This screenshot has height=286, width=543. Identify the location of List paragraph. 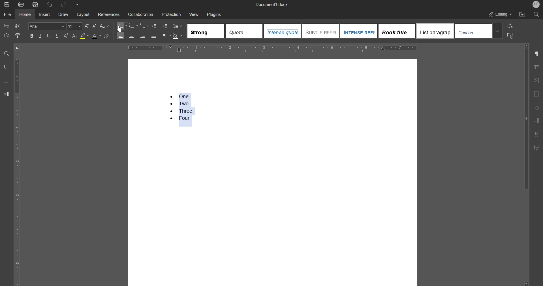
(435, 31).